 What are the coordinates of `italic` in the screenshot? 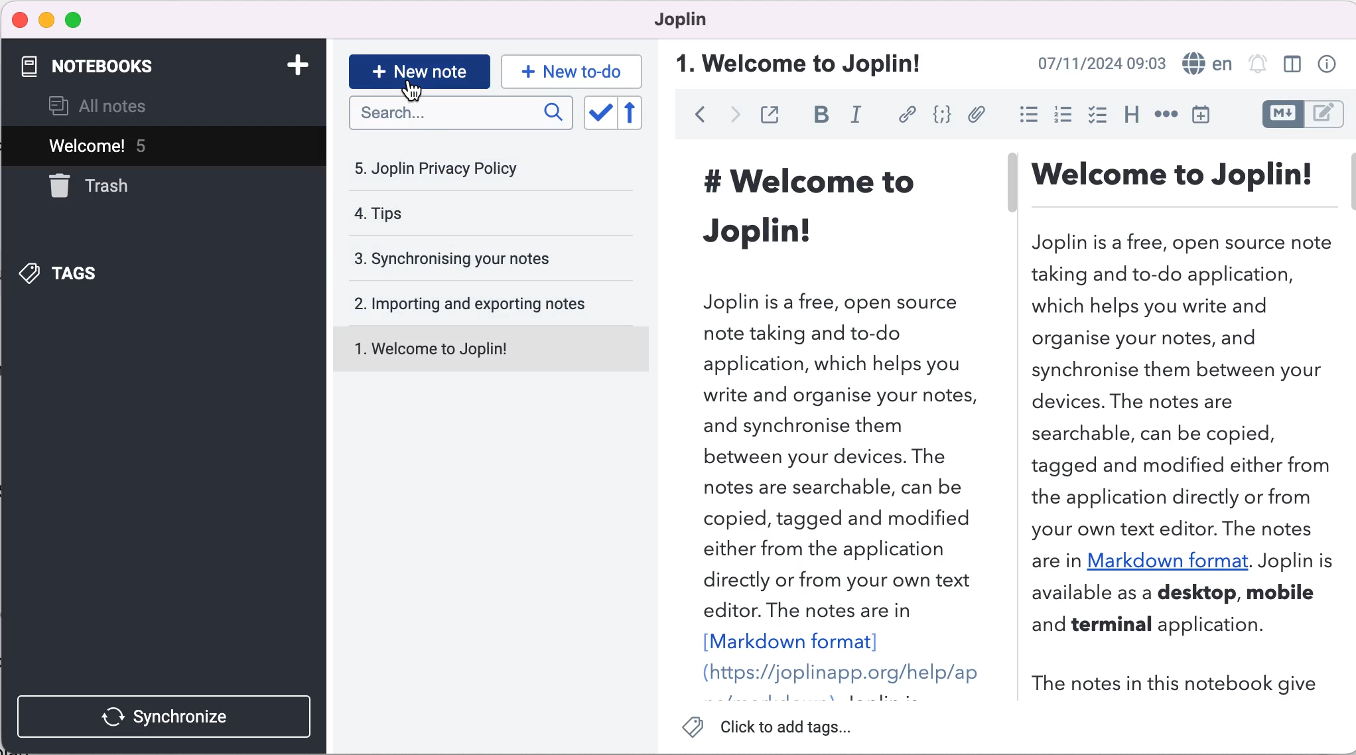 It's located at (858, 114).